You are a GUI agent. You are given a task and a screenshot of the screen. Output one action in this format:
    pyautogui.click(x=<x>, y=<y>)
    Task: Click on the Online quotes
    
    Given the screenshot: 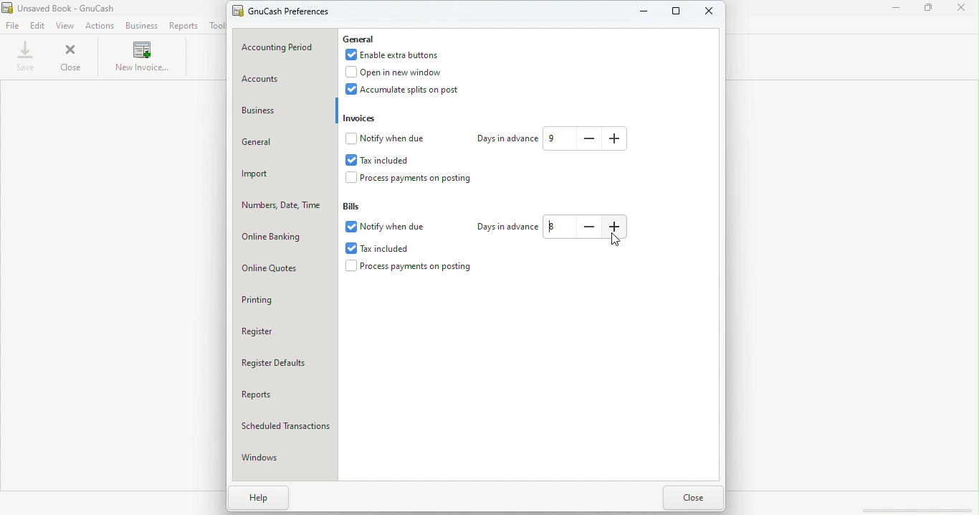 What is the action you would take?
    pyautogui.click(x=285, y=268)
    